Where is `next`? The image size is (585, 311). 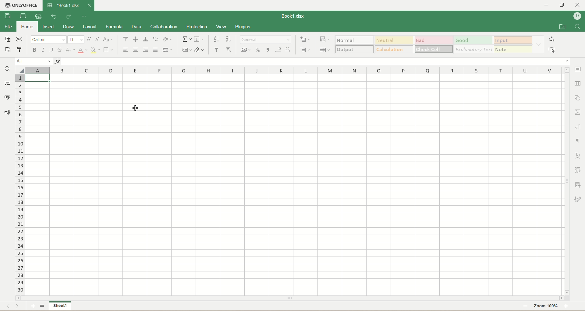
next is located at coordinates (18, 306).